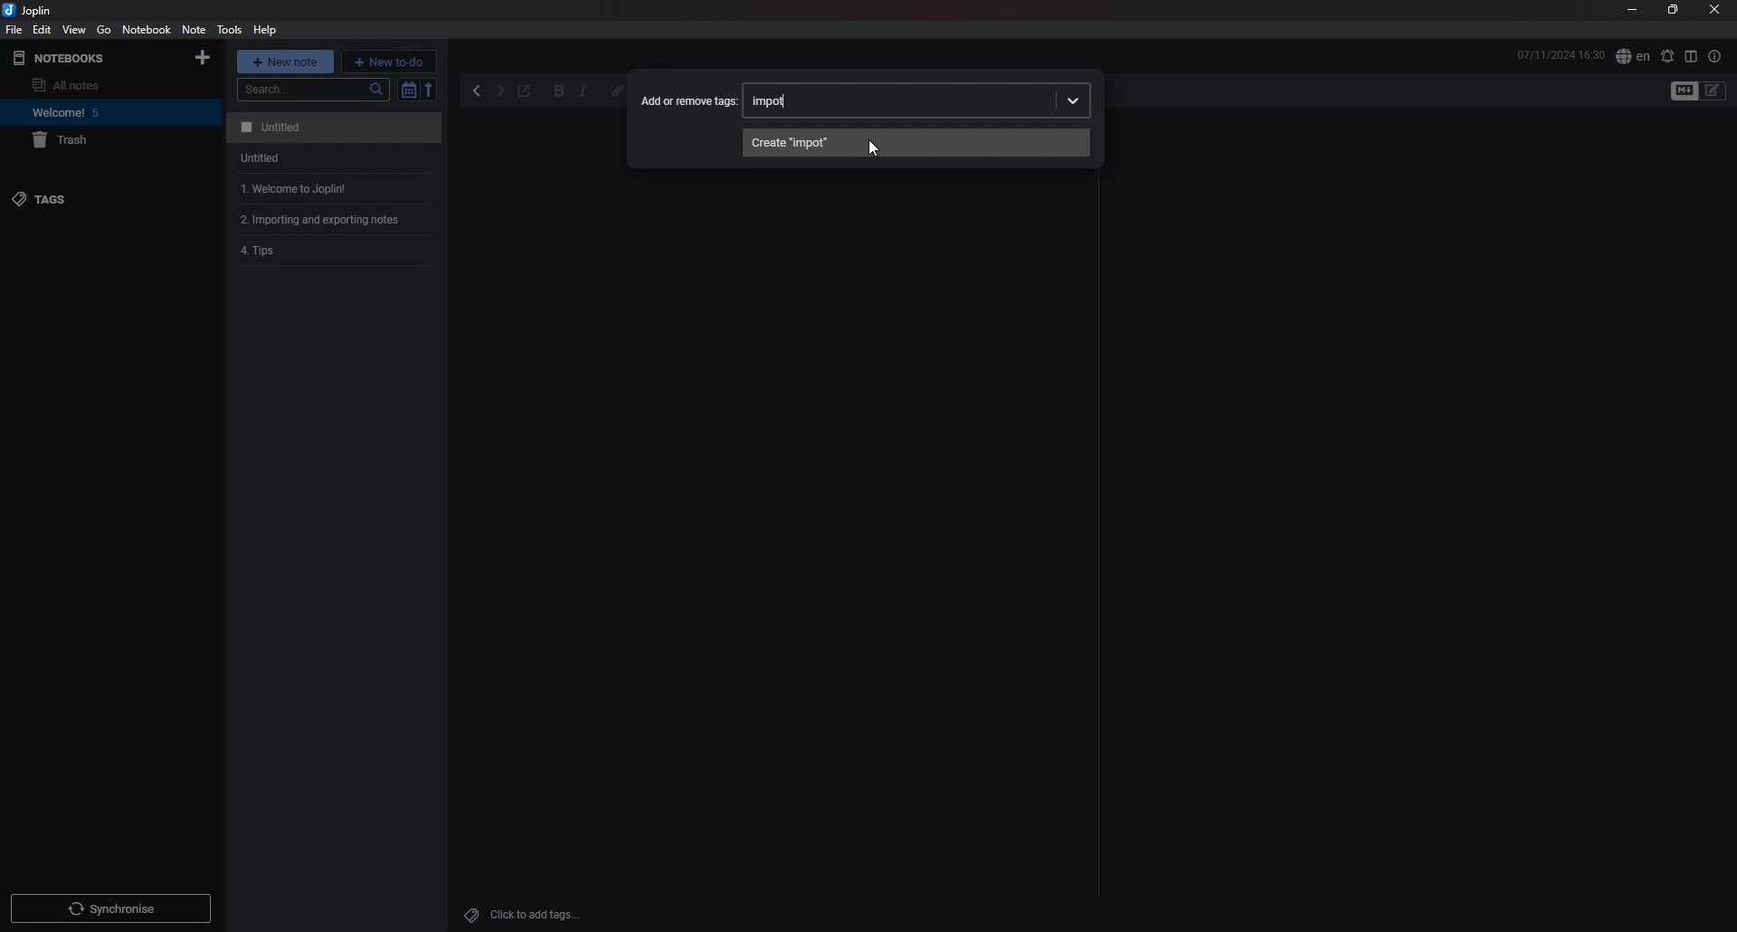 This screenshot has width=1737, height=932. What do you see at coordinates (337, 221) in the screenshot?
I see `2. Importing and exporting notes:` at bounding box center [337, 221].